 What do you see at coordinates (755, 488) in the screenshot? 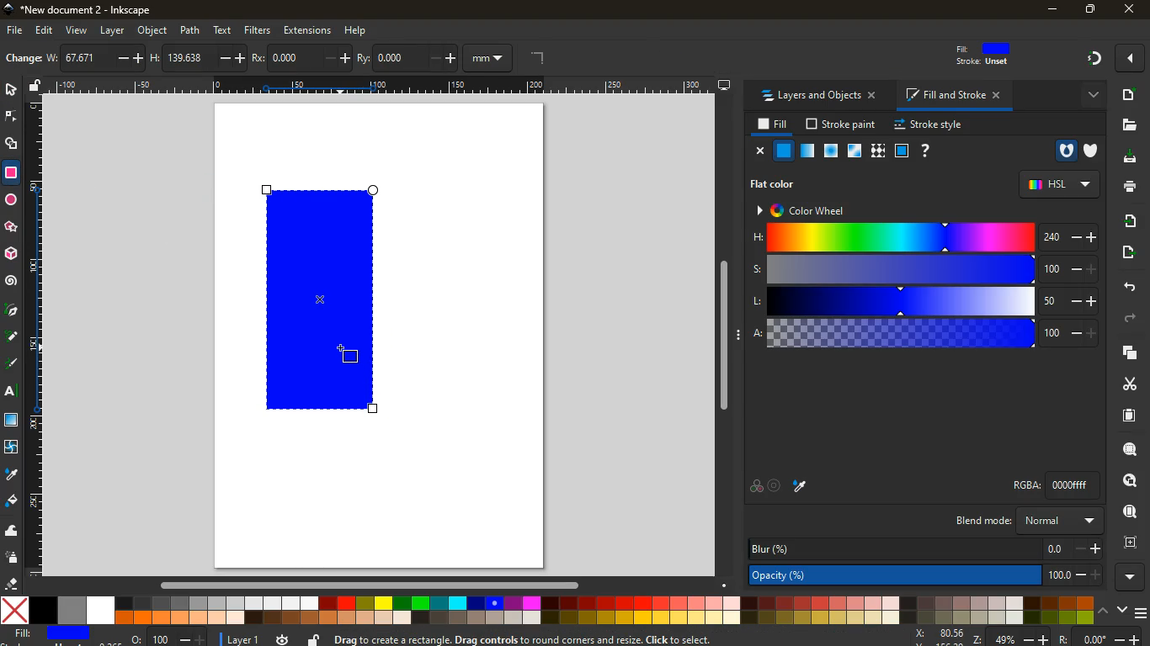
I see `palette` at bounding box center [755, 488].